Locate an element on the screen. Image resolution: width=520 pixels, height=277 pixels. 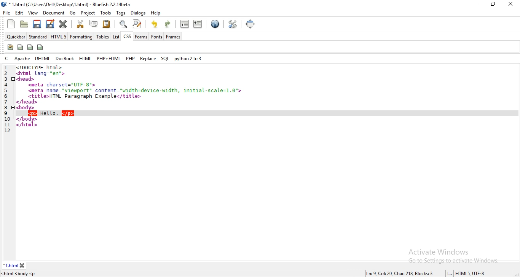
line numbers utilised from 1 to 12 is located at coordinates (7, 99).